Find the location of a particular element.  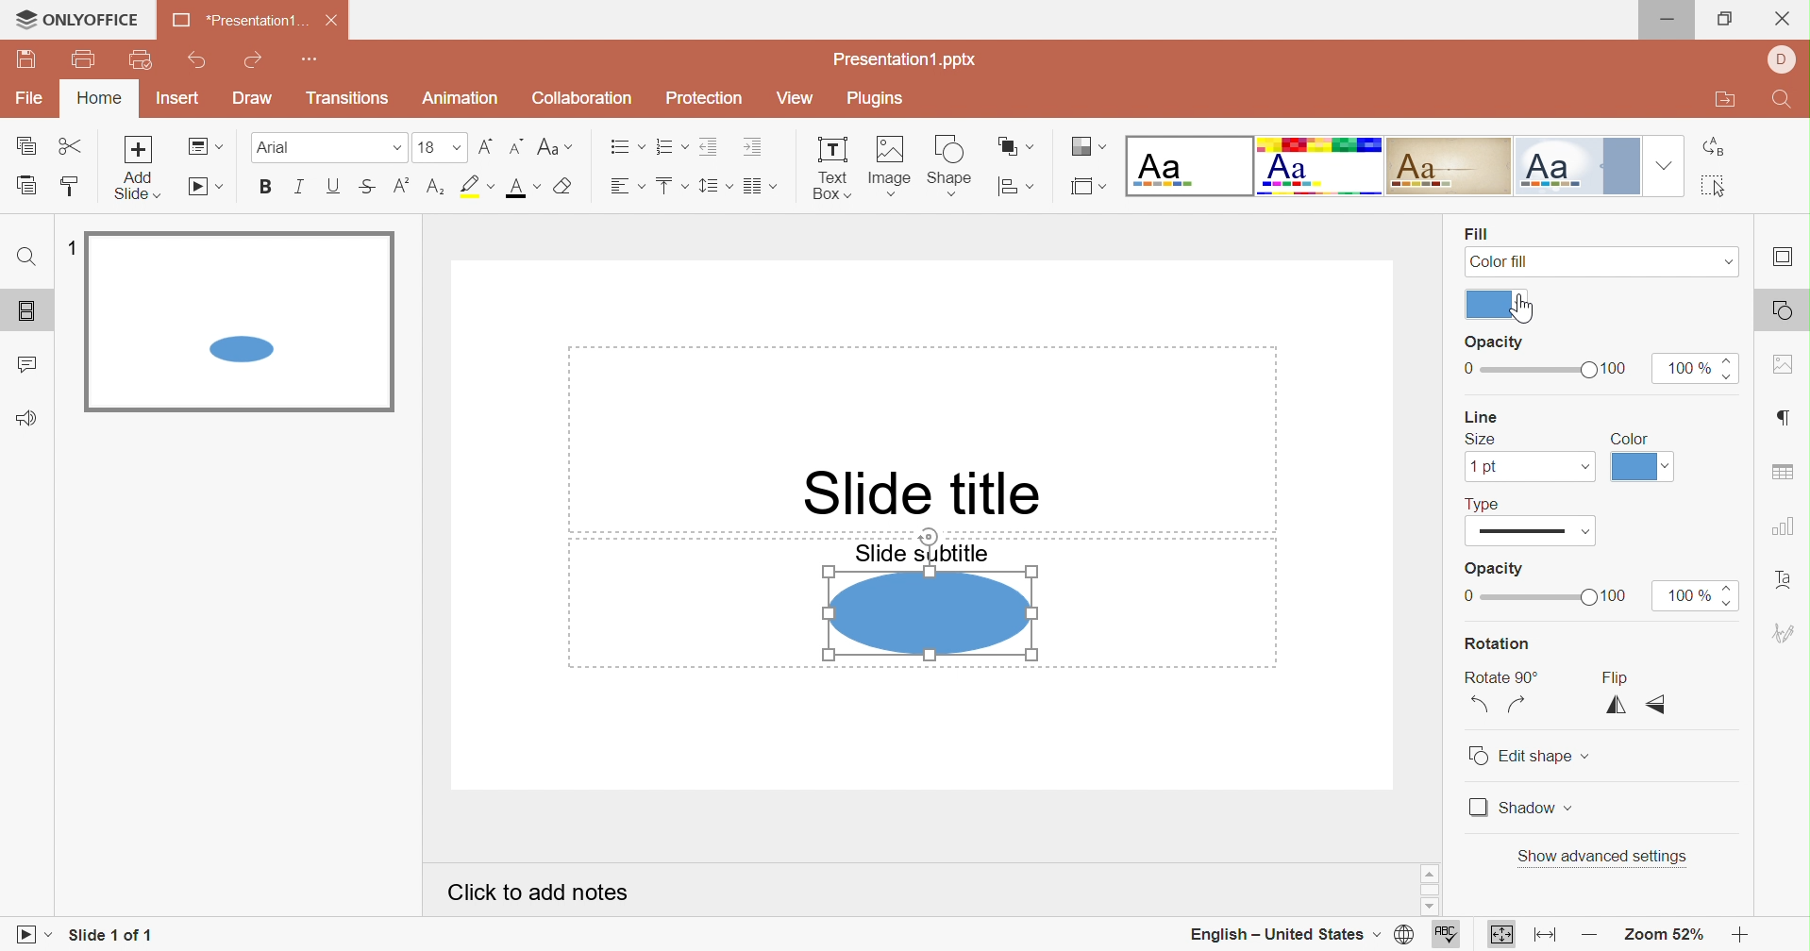

Rotate 90° Counterclockwise is located at coordinates (1480, 706).